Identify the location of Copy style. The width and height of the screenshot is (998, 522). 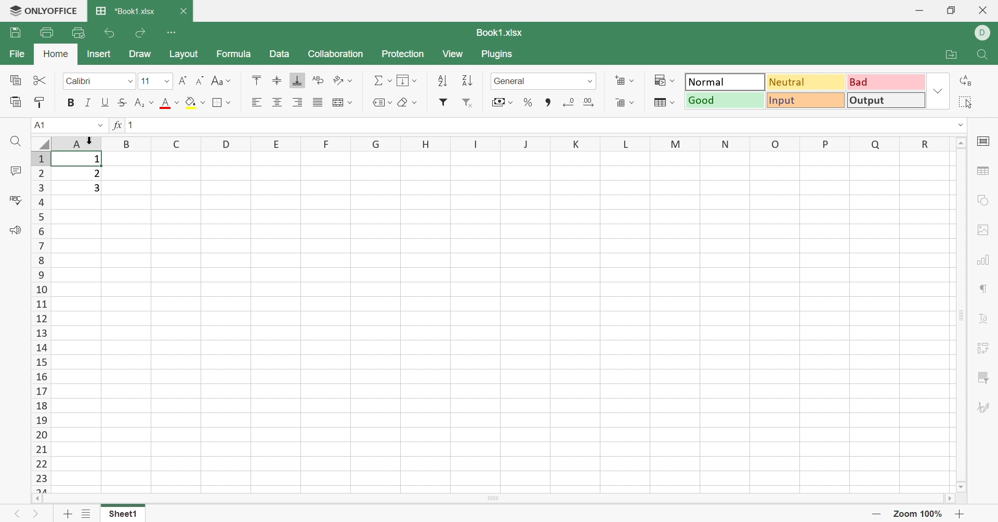
(39, 102).